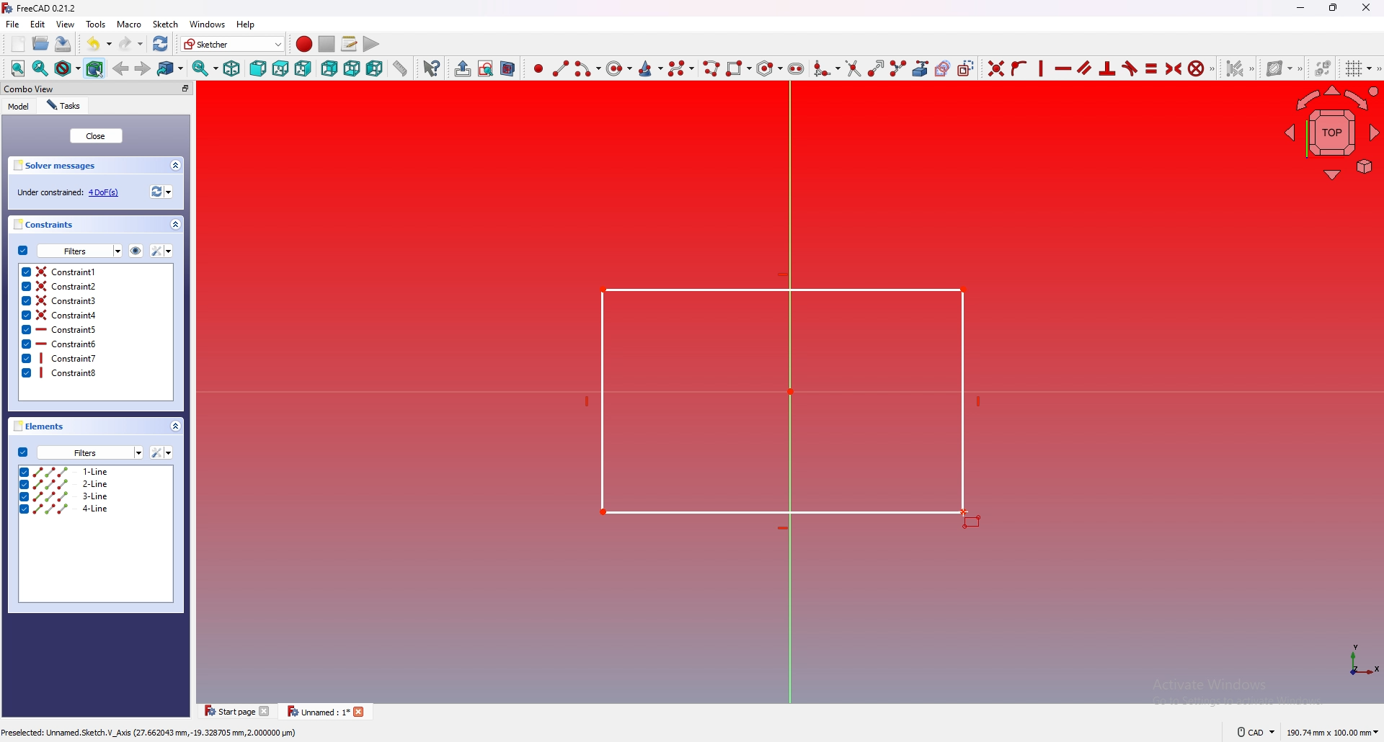 Image resolution: width=1384 pixels, height=742 pixels. I want to click on constraint tangent, so click(1130, 68).